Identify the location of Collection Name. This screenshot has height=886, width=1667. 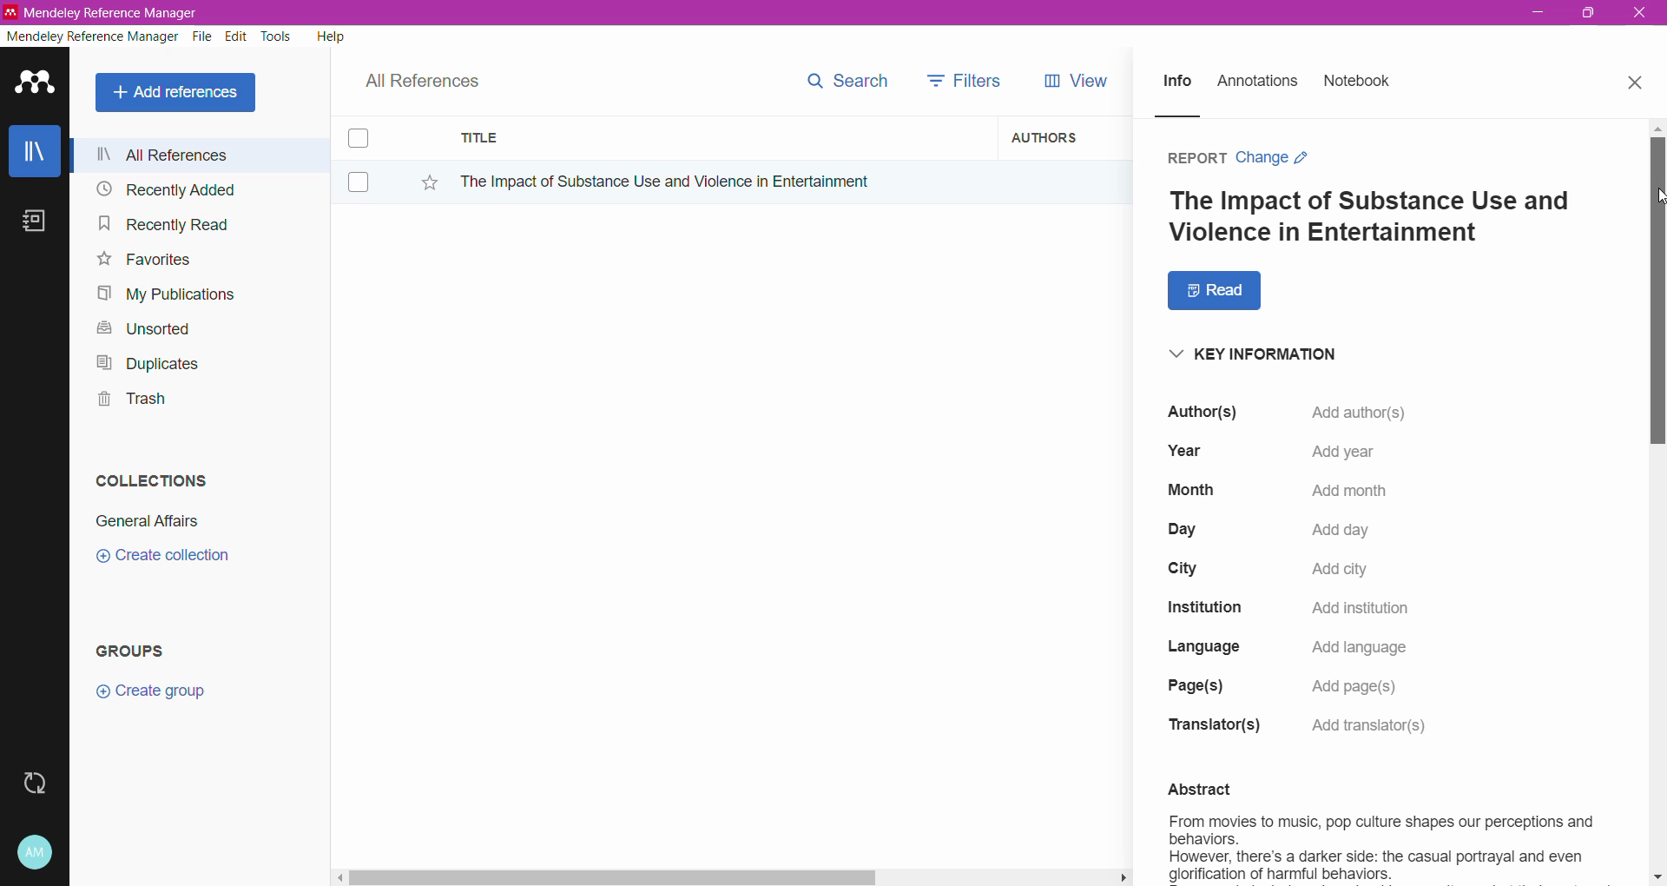
(144, 521).